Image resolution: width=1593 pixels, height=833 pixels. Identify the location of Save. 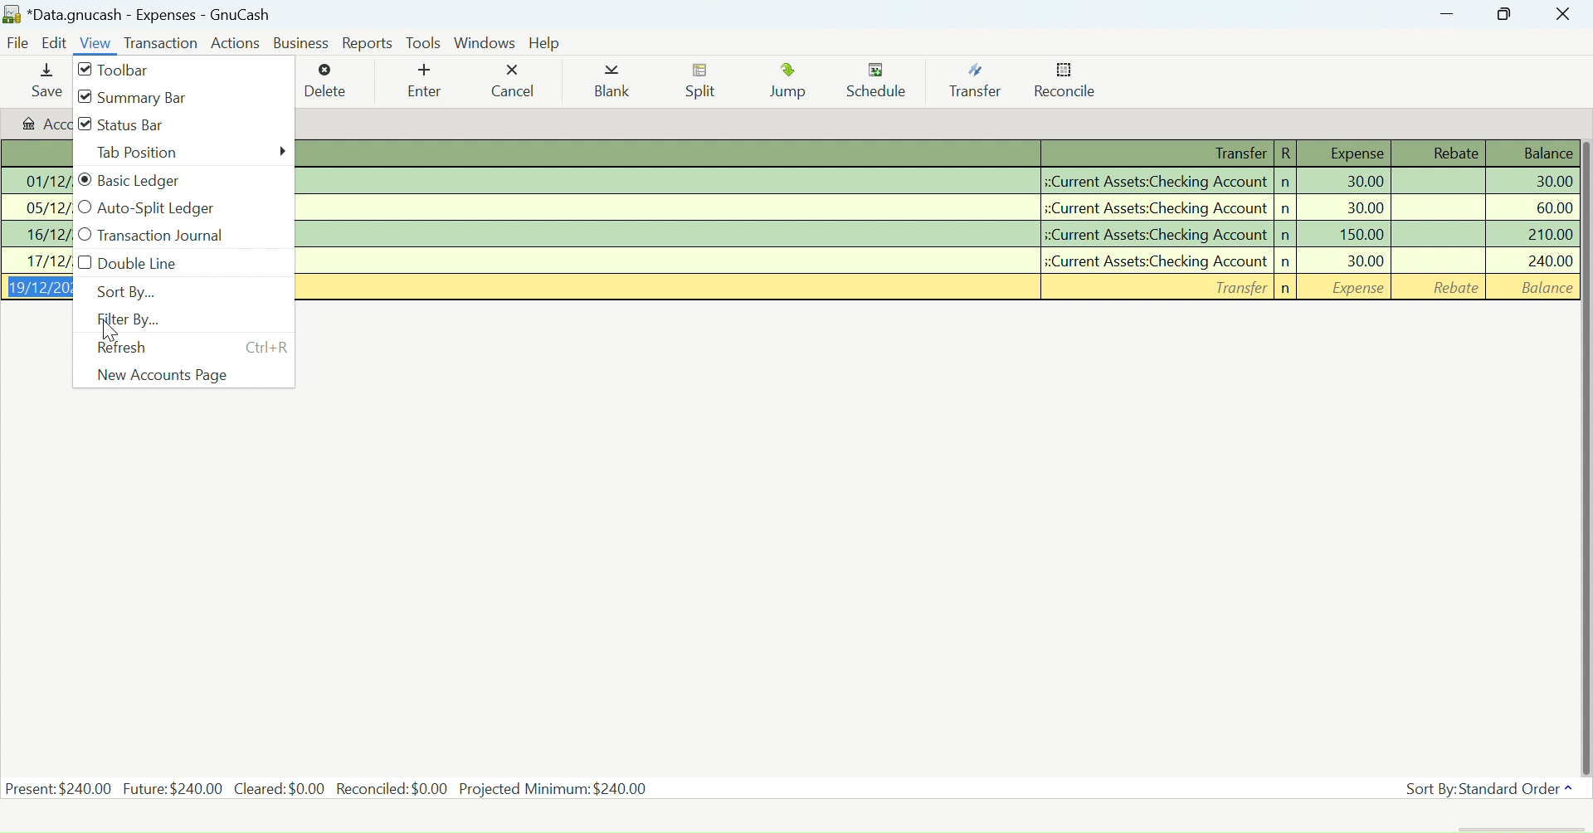
(45, 82).